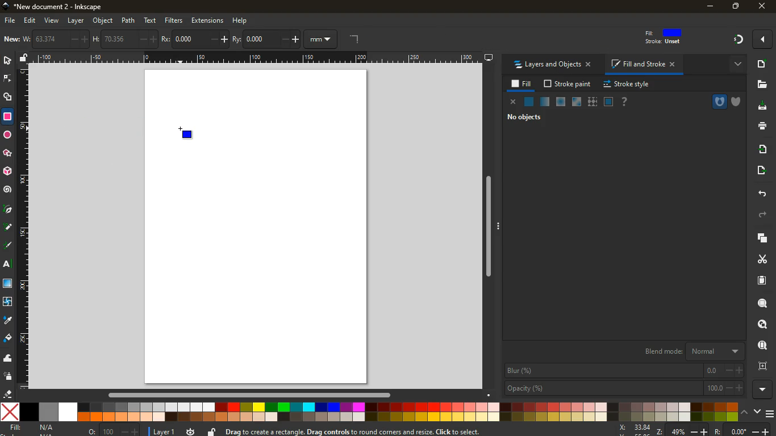 The width and height of the screenshot is (776, 436). Describe the element at coordinates (759, 171) in the screenshot. I see `send` at that location.